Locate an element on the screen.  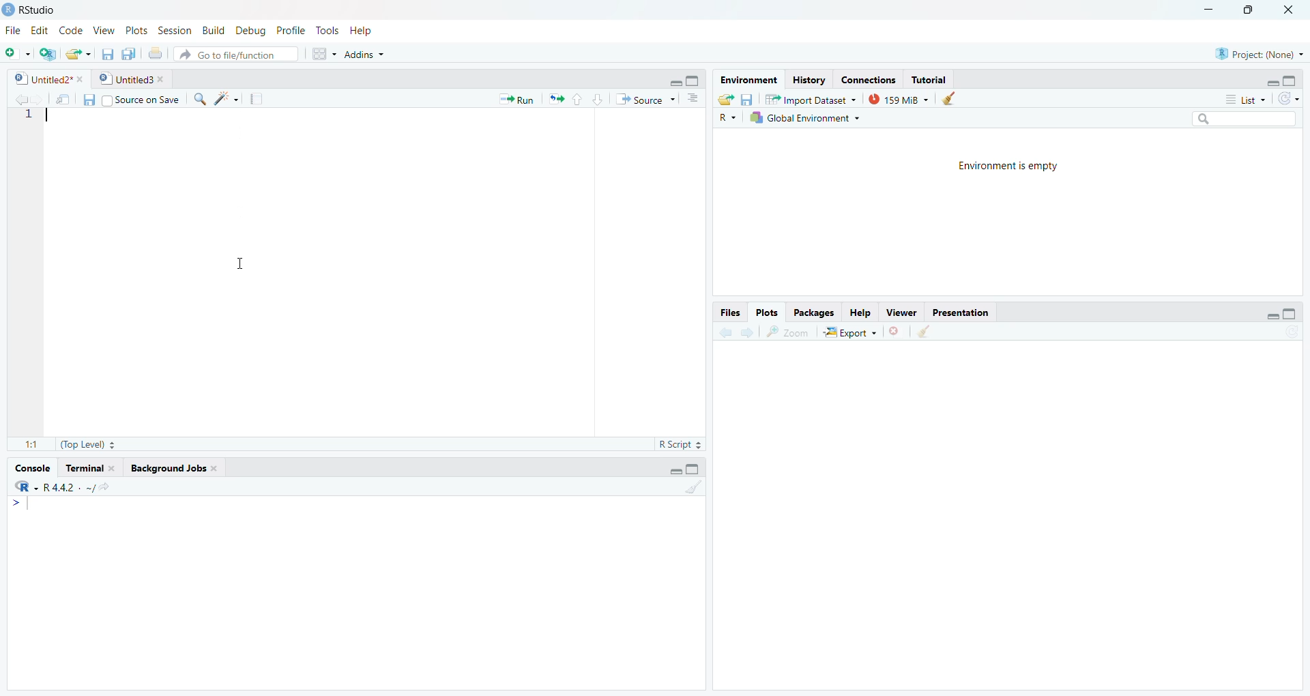
Delete is located at coordinates (895, 332).